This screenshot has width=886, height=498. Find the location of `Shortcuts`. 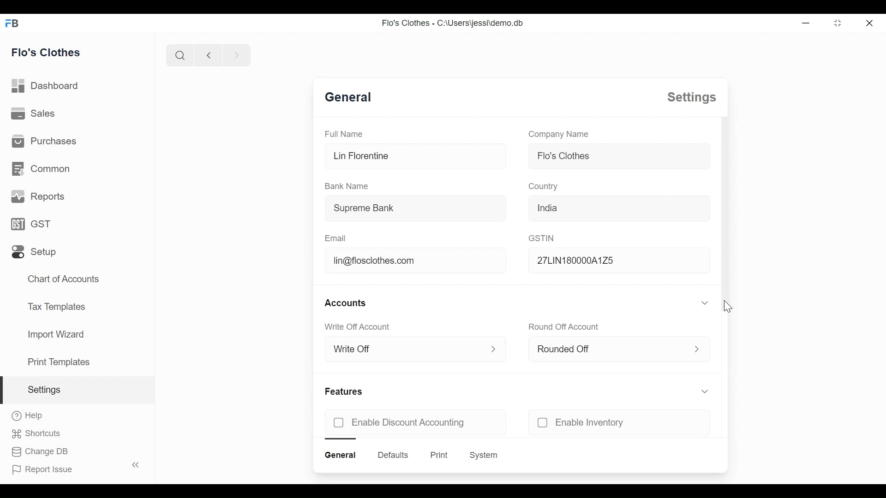

Shortcuts is located at coordinates (40, 434).